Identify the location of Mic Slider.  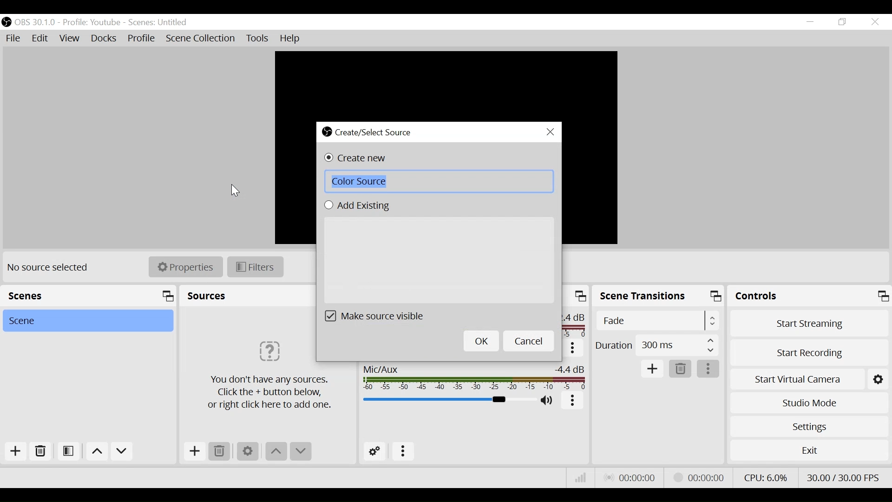
(448, 400).